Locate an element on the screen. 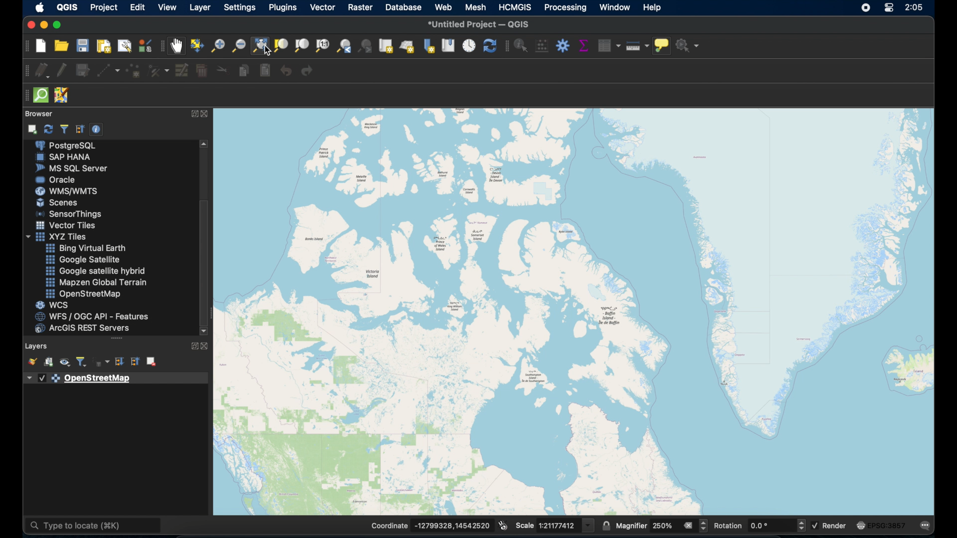  vertex tool is located at coordinates (159, 72).